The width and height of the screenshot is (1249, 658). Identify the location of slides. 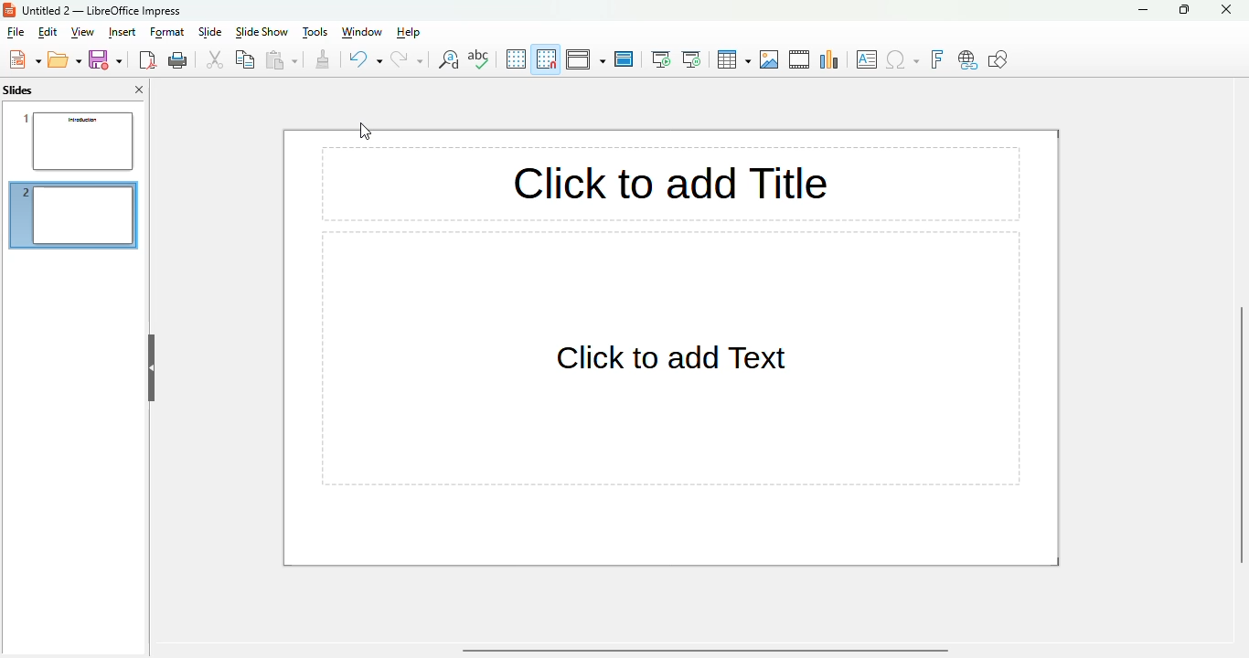
(18, 90).